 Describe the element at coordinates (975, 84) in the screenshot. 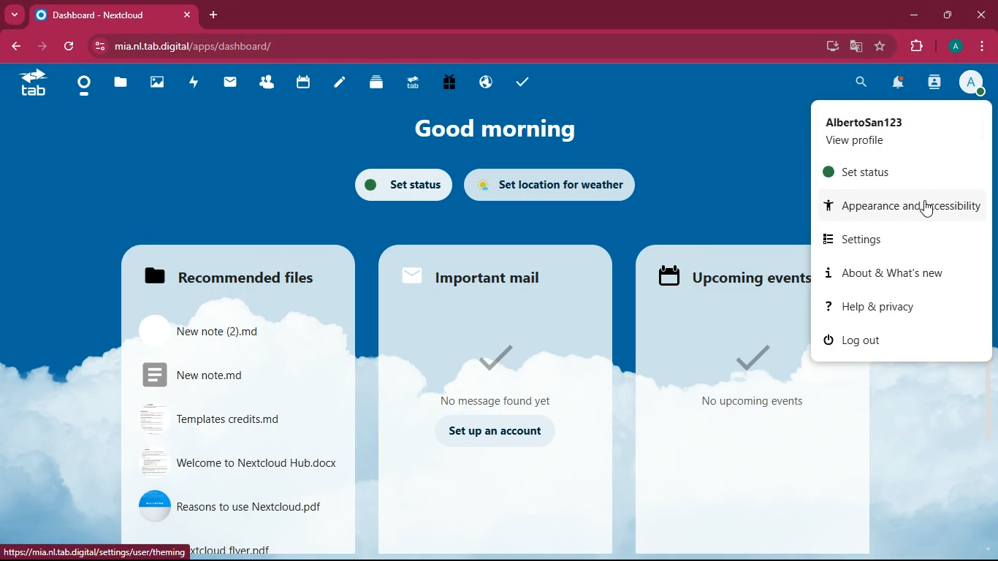

I see `profile` at that location.